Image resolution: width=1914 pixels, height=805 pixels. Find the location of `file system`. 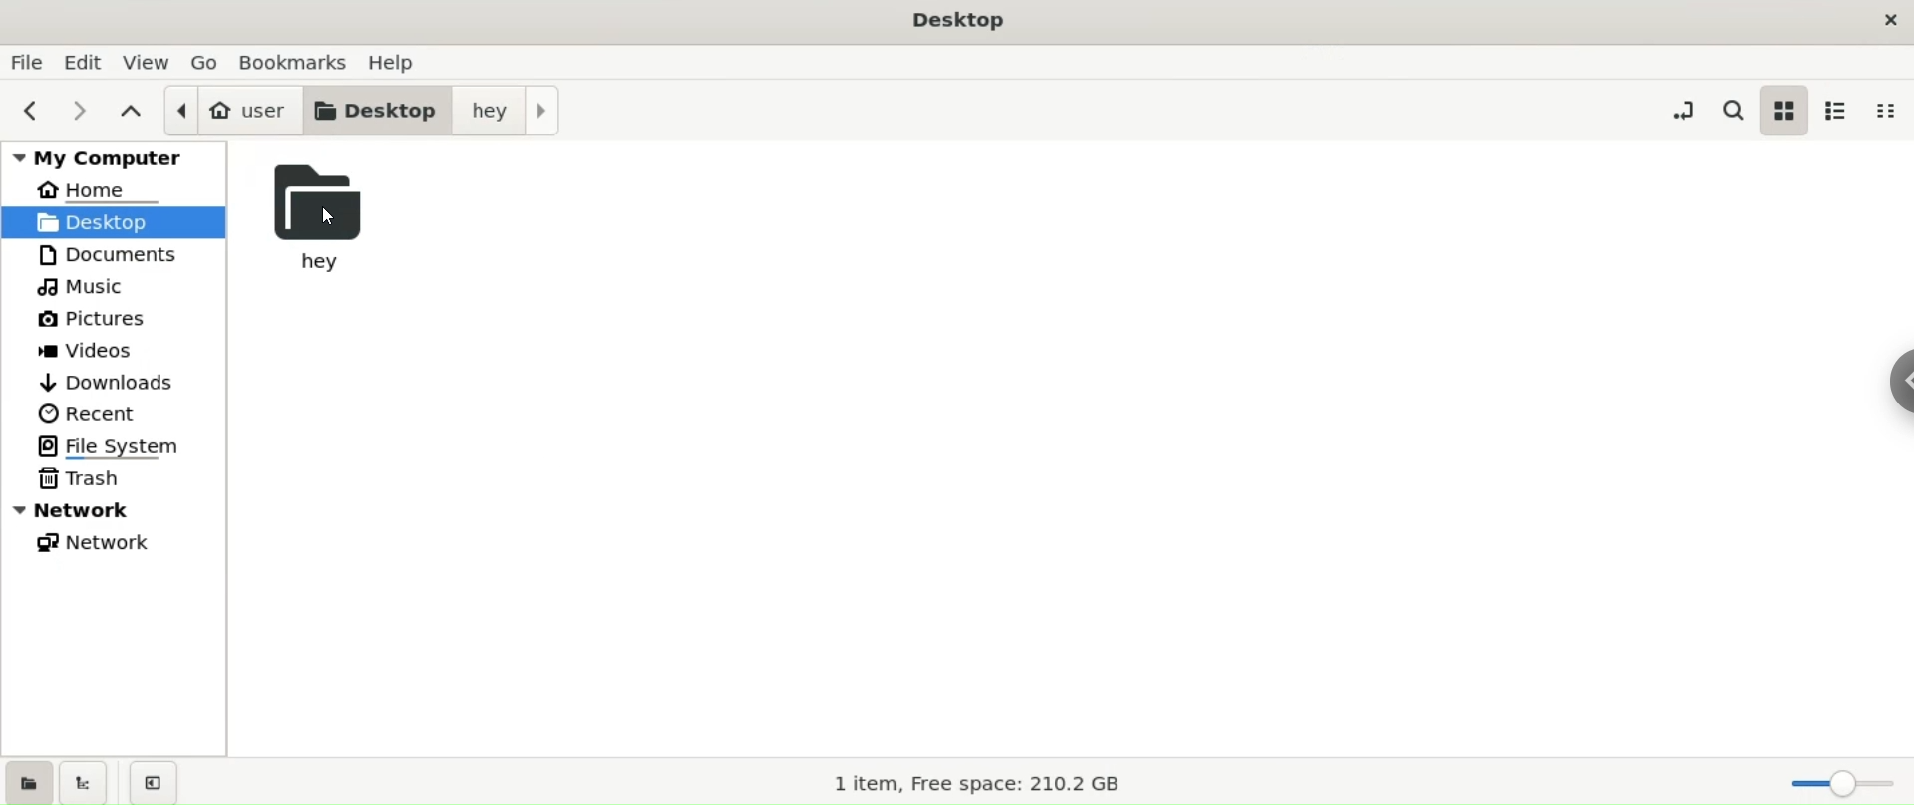

file system is located at coordinates (124, 446).